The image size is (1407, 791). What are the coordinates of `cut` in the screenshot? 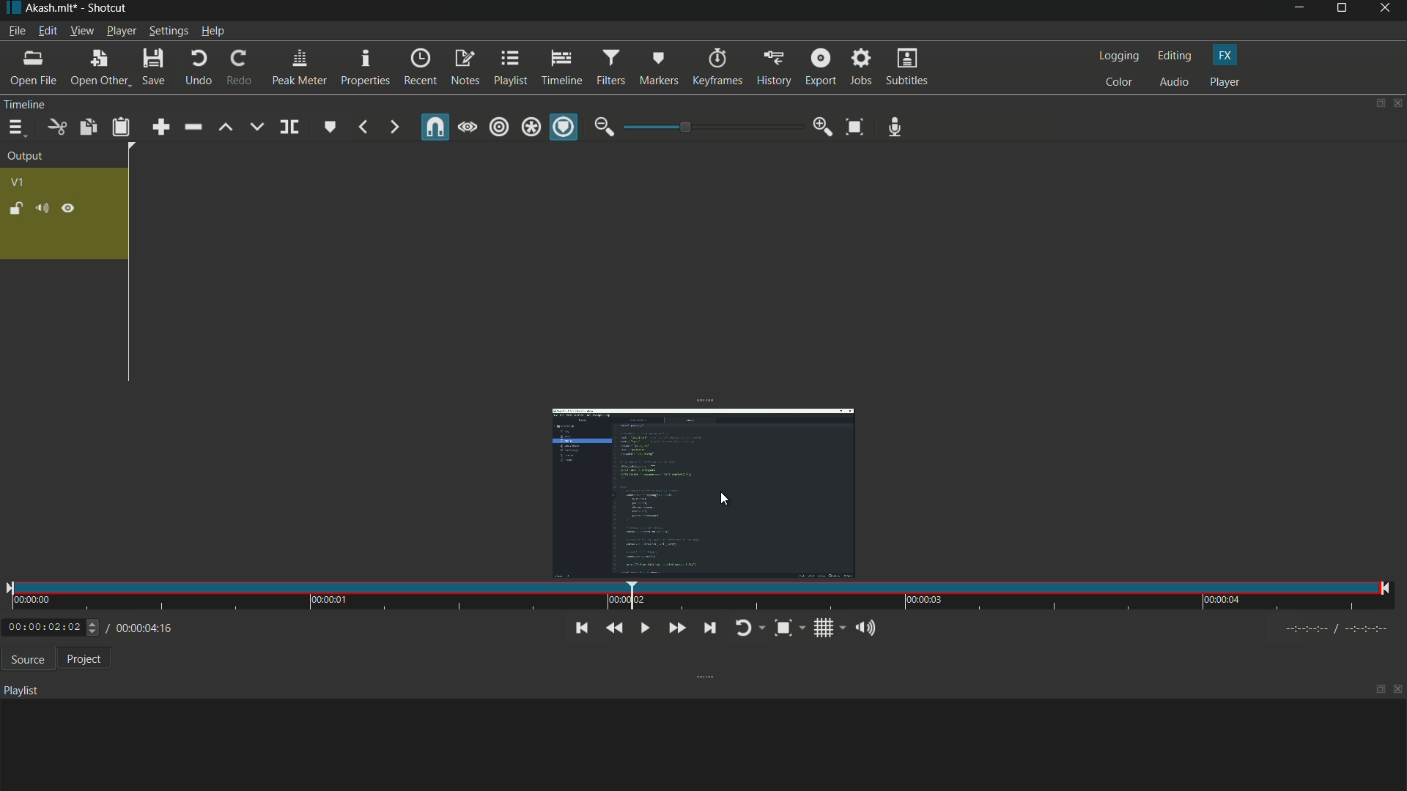 It's located at (55, 127).